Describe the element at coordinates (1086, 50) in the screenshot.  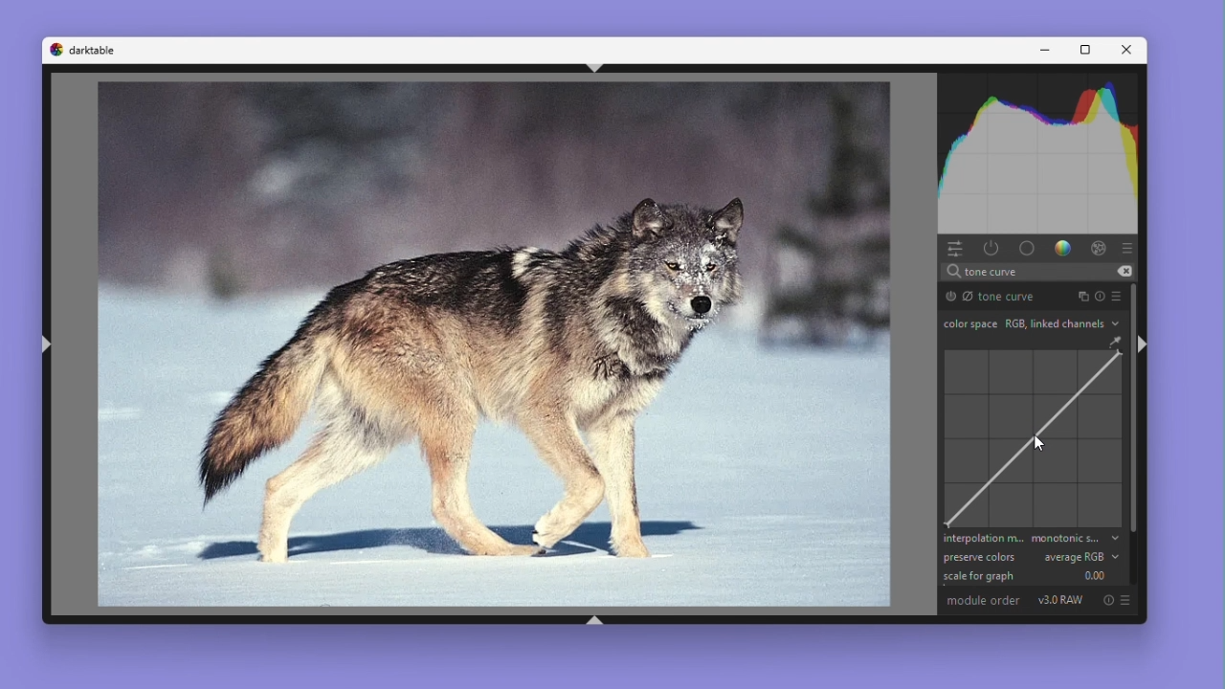
I see `Maximize` at that location.